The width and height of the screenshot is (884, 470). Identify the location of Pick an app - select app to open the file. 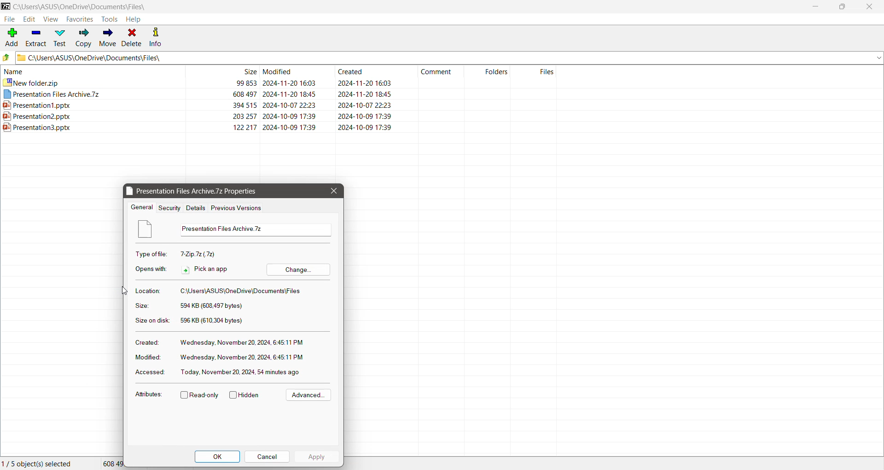
(206, 269).